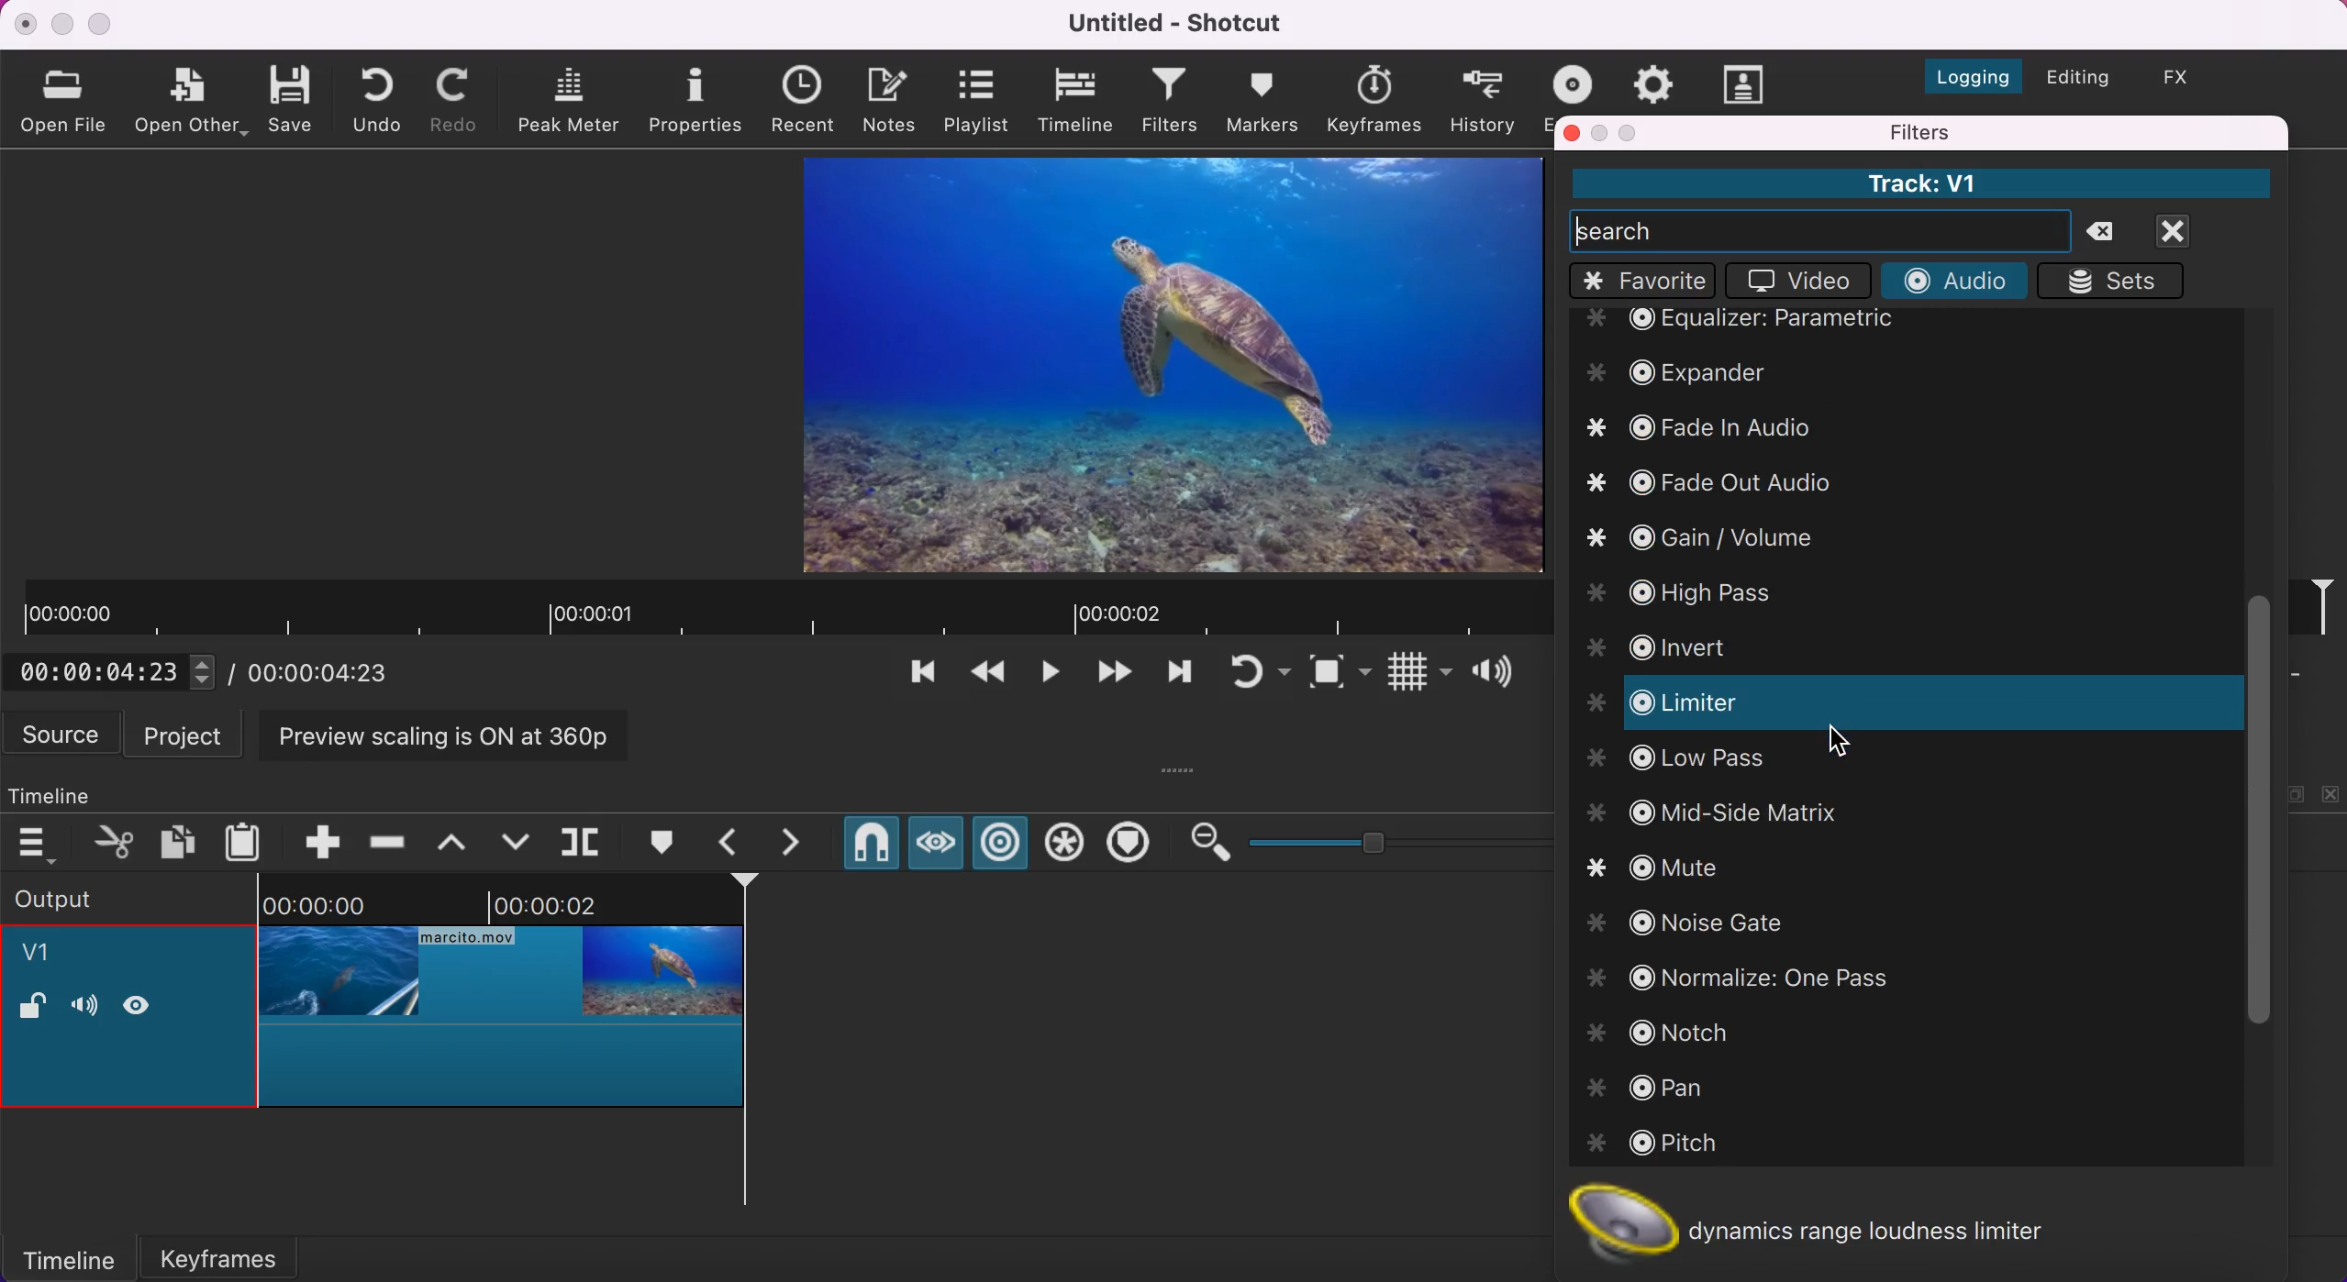 The width and height of the screenshot is (2347, 1282). What do you see at coordinates (1485, 99) in the screenshot?
I see `history` at bounding box center [1485, 99].